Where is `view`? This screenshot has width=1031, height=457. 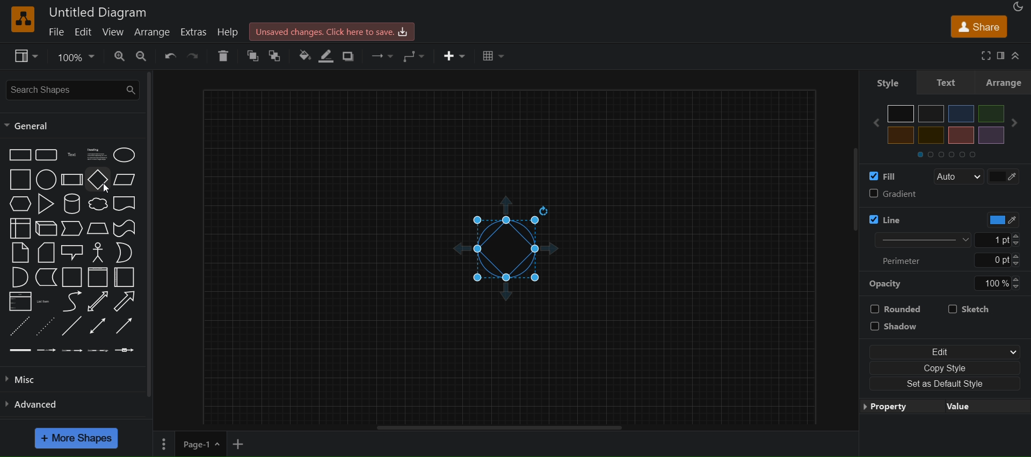 view is located at coordinates (27, 56).